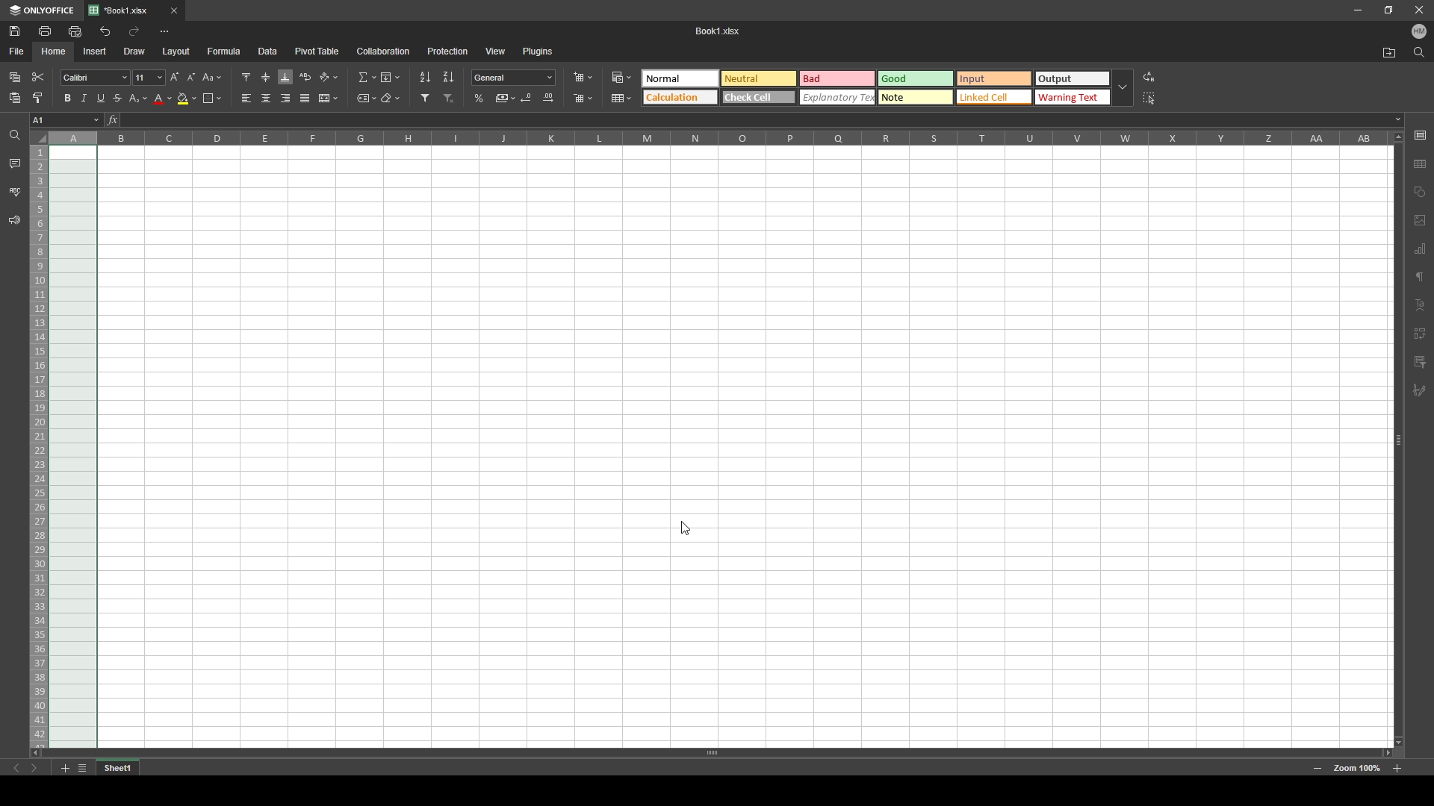  What do you see at coordinates (286, 77) in the screenshot?
I see `align bottom` at bounding box center [286, 77].